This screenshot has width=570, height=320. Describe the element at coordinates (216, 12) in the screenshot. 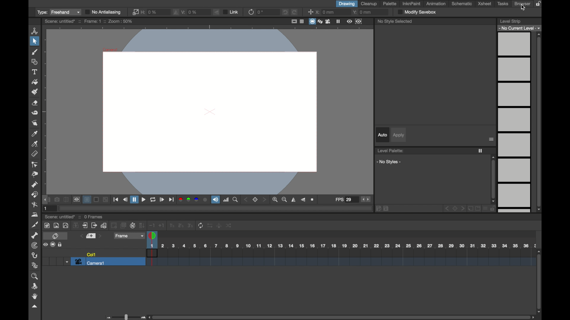

I see `flip vertically` at that location.